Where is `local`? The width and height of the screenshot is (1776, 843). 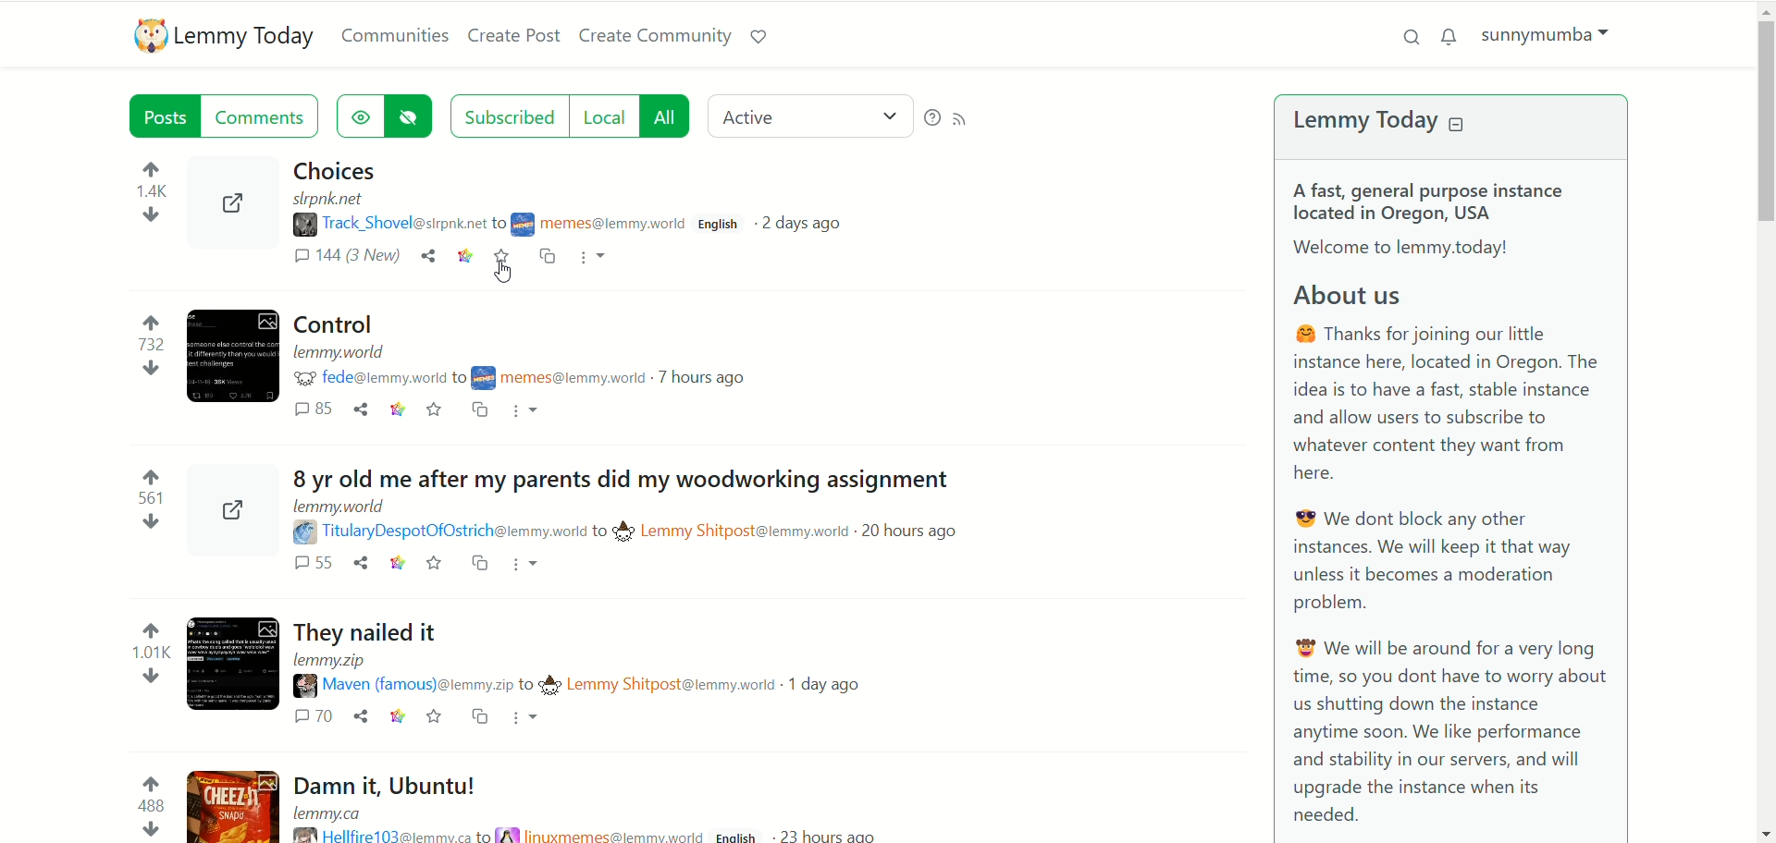 local is located at coordinates (604, 113).